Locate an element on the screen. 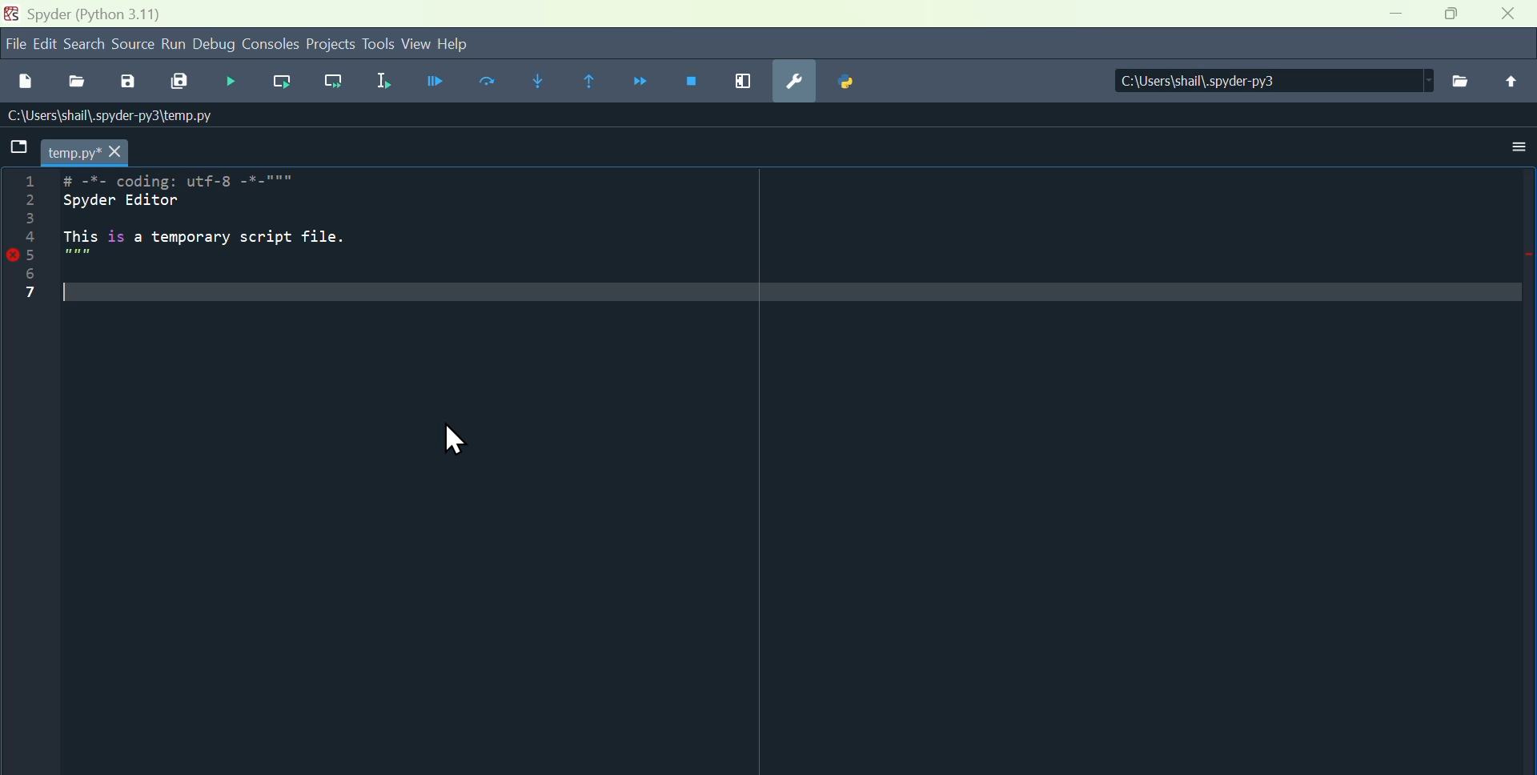  Save all is located at coordinates (180, 85).